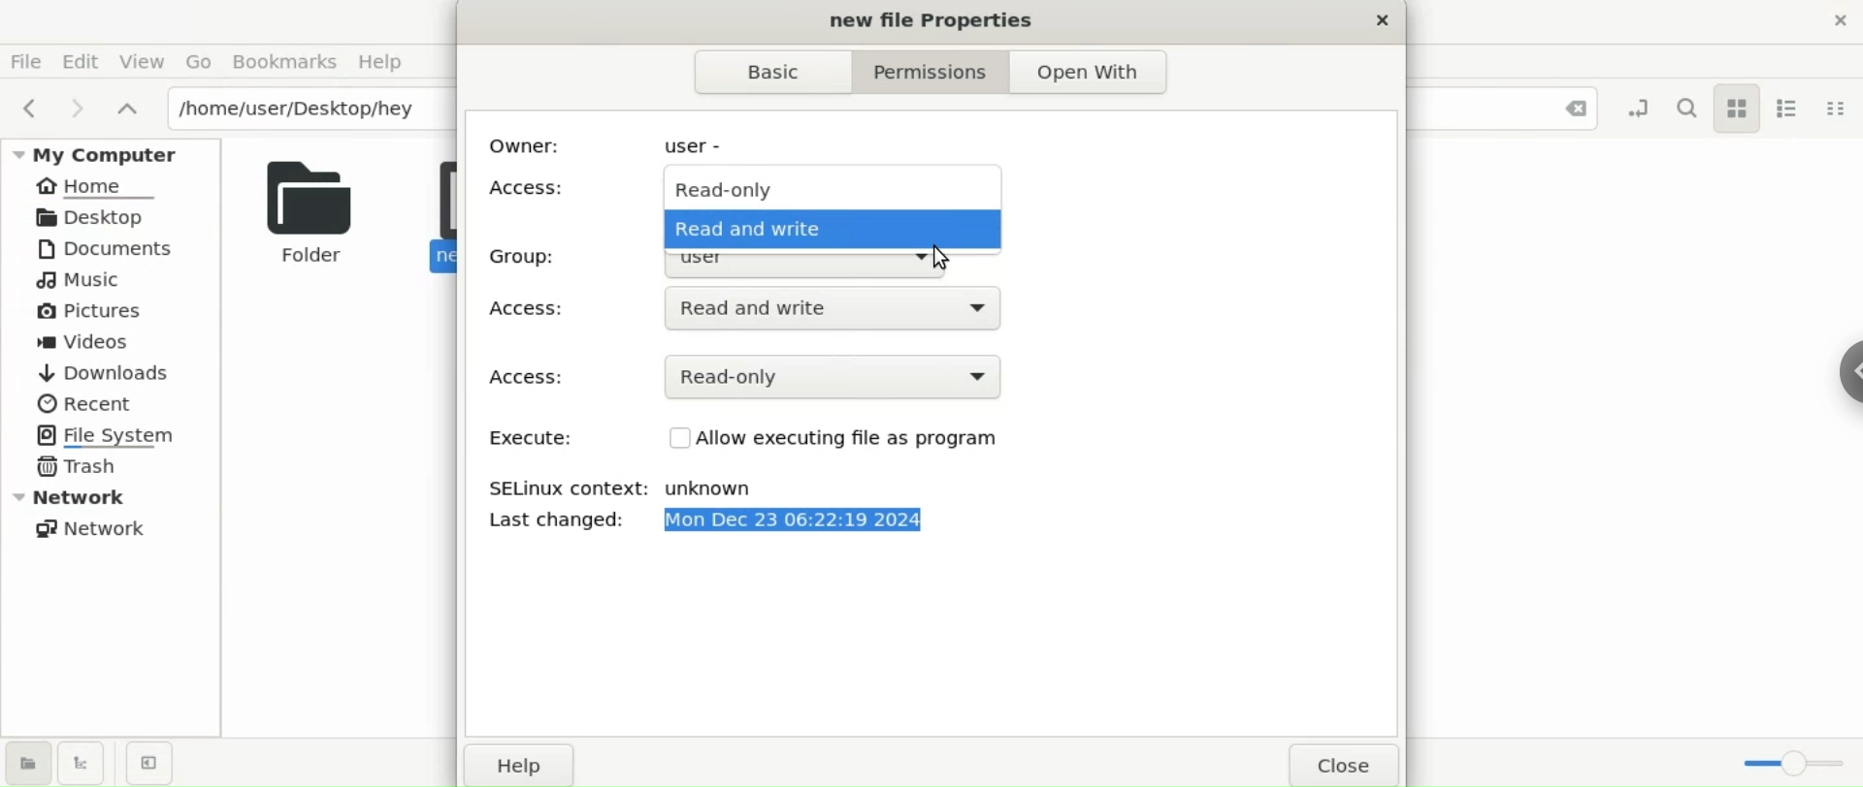 The width and height of the screenshot is (1863, 787). Describe the element at coordinates (114, 248) in the screenshot. I see `Documents` at that location.